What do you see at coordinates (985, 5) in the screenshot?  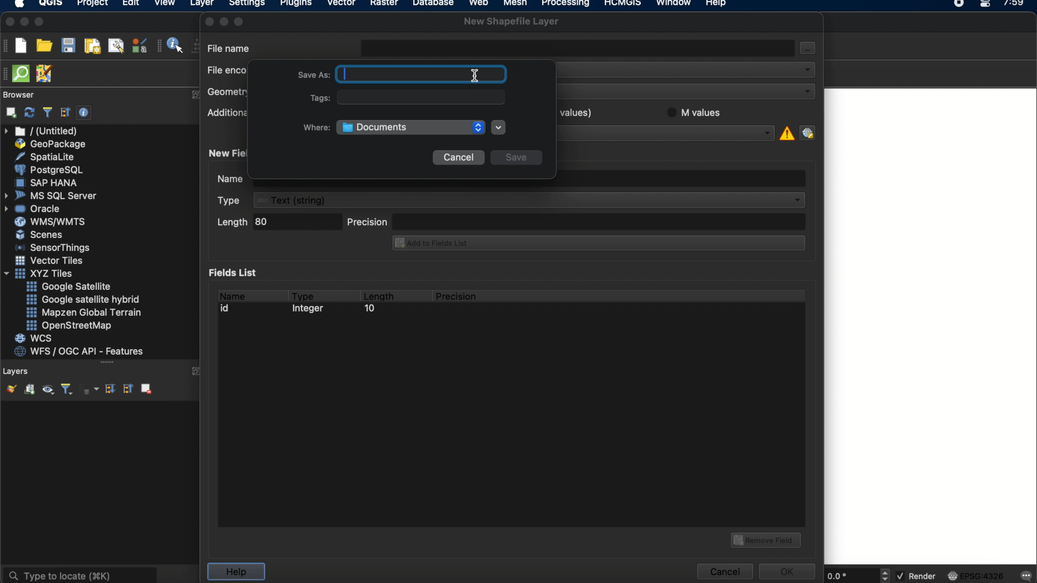 I see `control center macOS` at bounding box center [985, 5].